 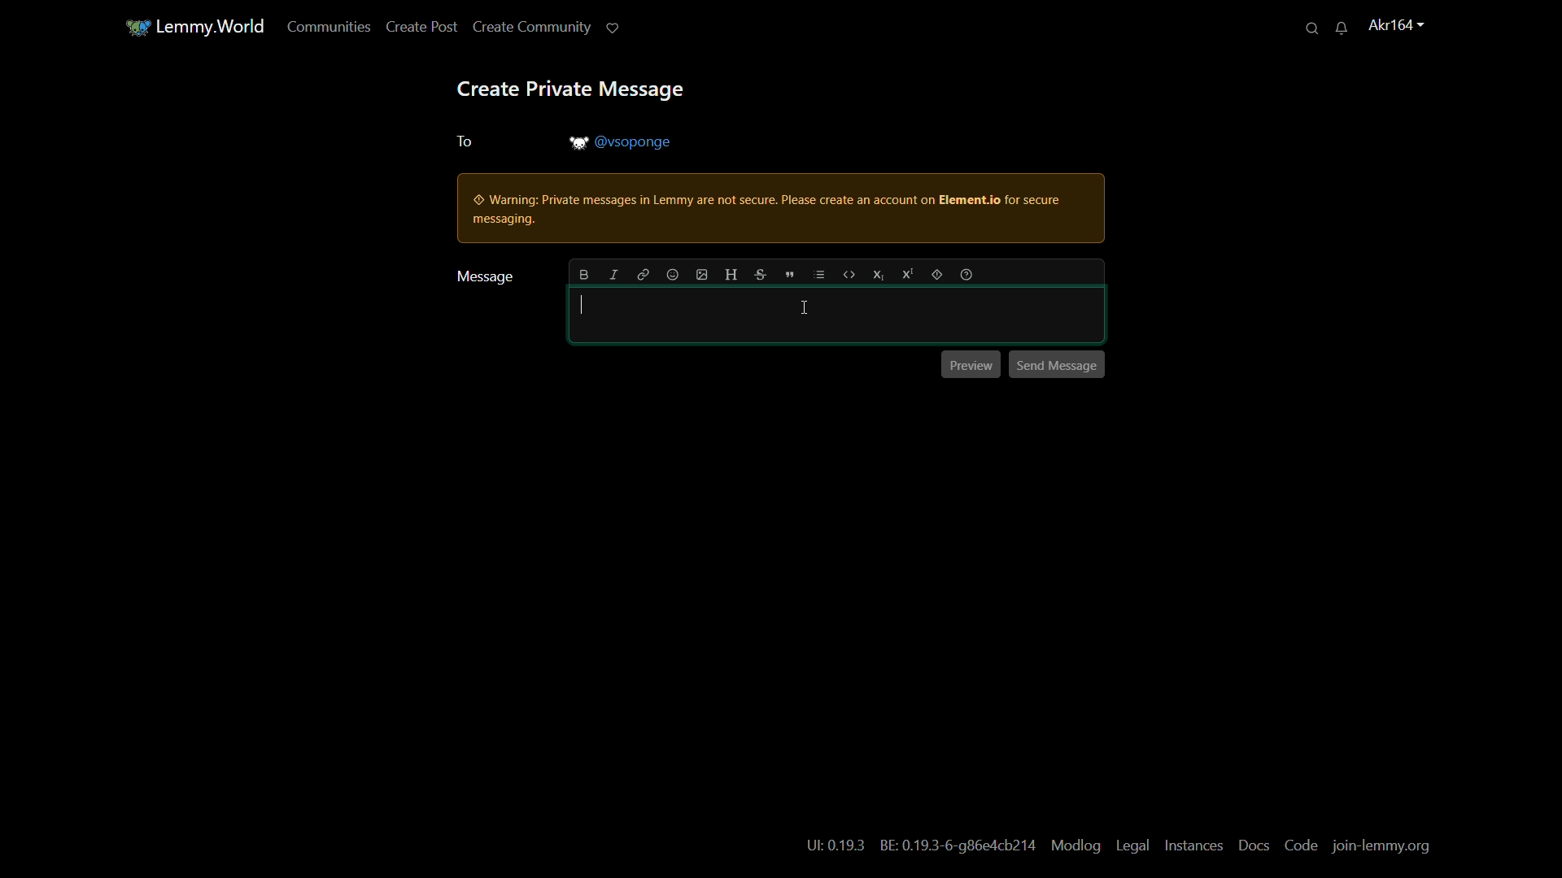 What do you see at coordinates (613, 276) in the screenshot?
I see `italic` at bounding box center [613, 276].